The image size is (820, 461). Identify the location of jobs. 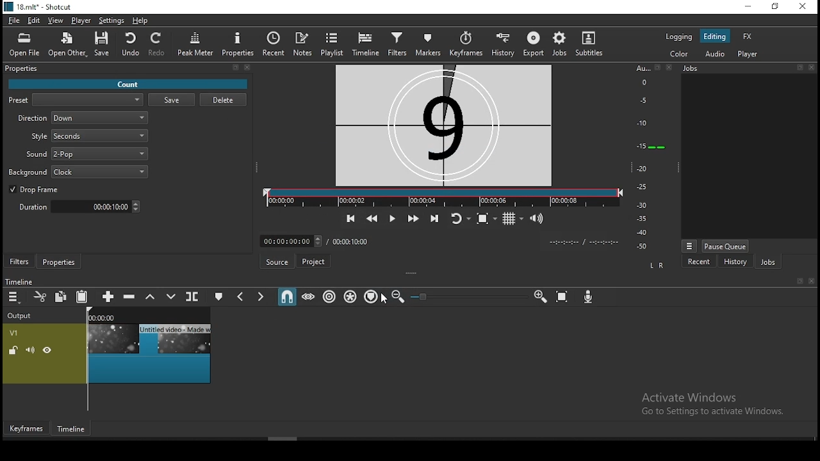
(561, 44).